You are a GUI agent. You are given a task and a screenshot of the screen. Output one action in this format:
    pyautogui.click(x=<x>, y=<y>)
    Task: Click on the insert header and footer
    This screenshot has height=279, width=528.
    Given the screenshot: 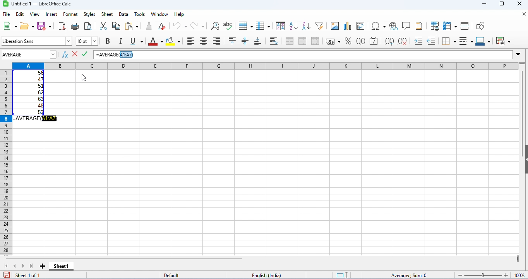 What is the action you would take?
    pyautogui.click(x=419, y=26)
    